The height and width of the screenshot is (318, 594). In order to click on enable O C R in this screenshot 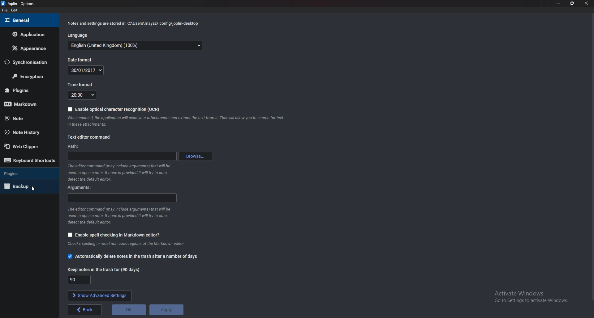, I will do `click(115, 109)`.